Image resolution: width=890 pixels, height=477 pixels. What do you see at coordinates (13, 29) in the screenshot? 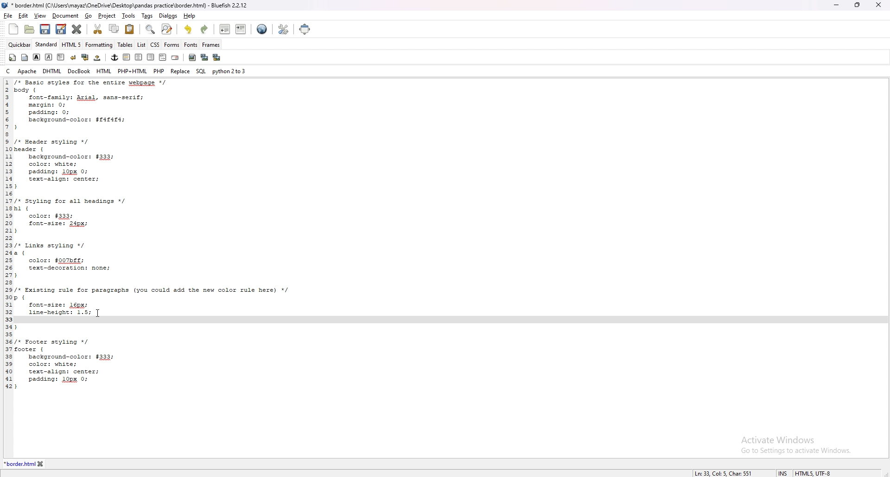
I see `new` at bounding box center [13, 29].